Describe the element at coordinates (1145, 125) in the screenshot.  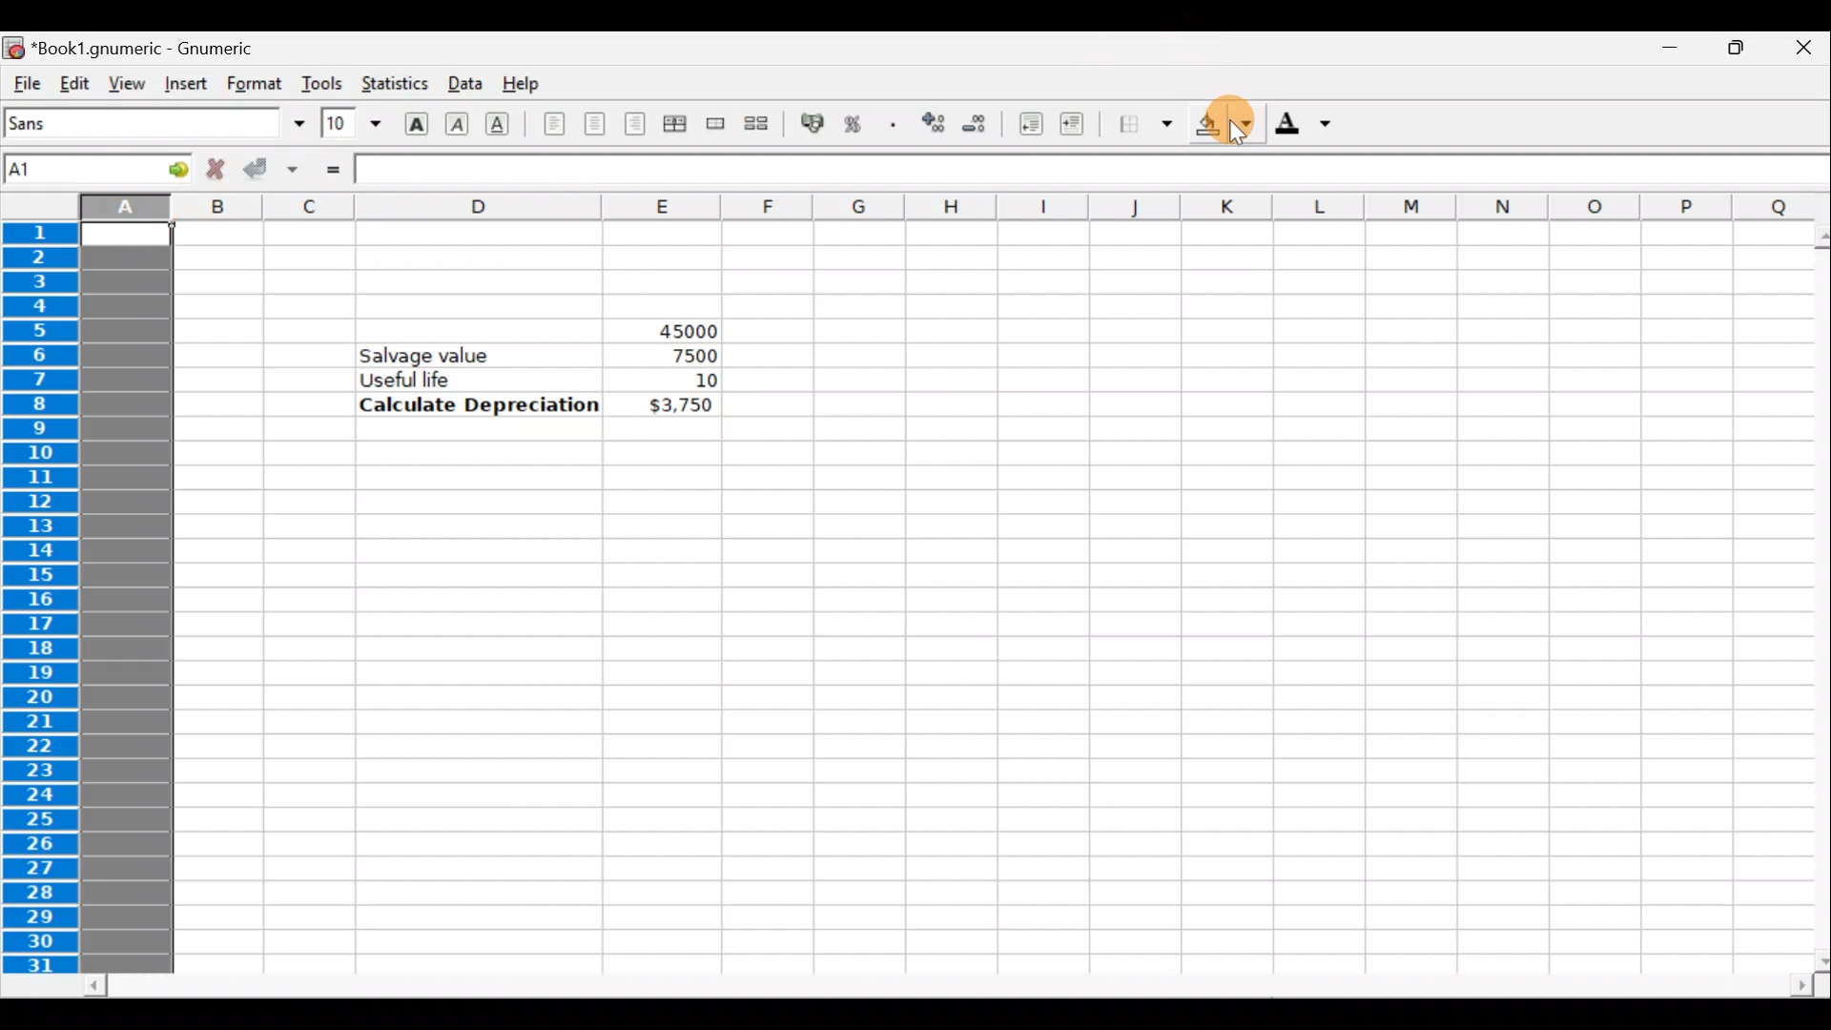
I see `Borders` at that location.